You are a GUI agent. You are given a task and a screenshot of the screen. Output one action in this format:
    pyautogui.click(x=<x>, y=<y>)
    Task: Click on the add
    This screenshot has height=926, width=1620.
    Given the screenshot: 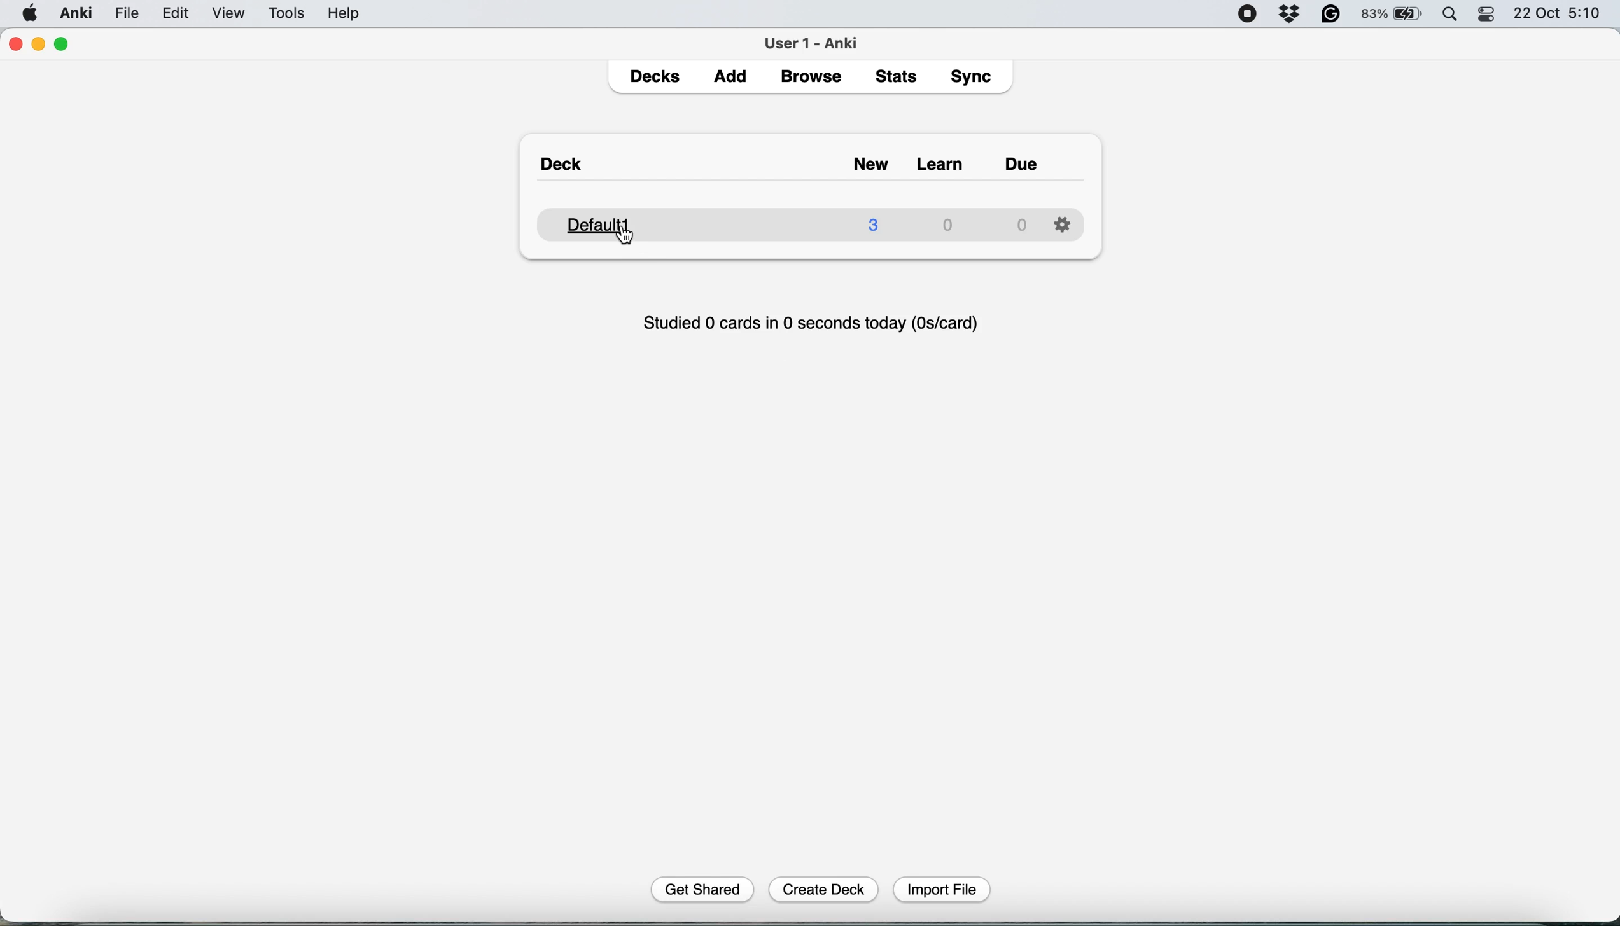 What is the action you would take?
    pyautogui.click(x=734, y=78)
    